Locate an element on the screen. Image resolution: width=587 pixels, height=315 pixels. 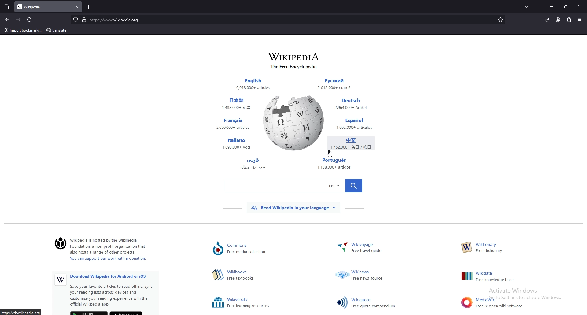
bookmarks is located at coordinates (500, 20).